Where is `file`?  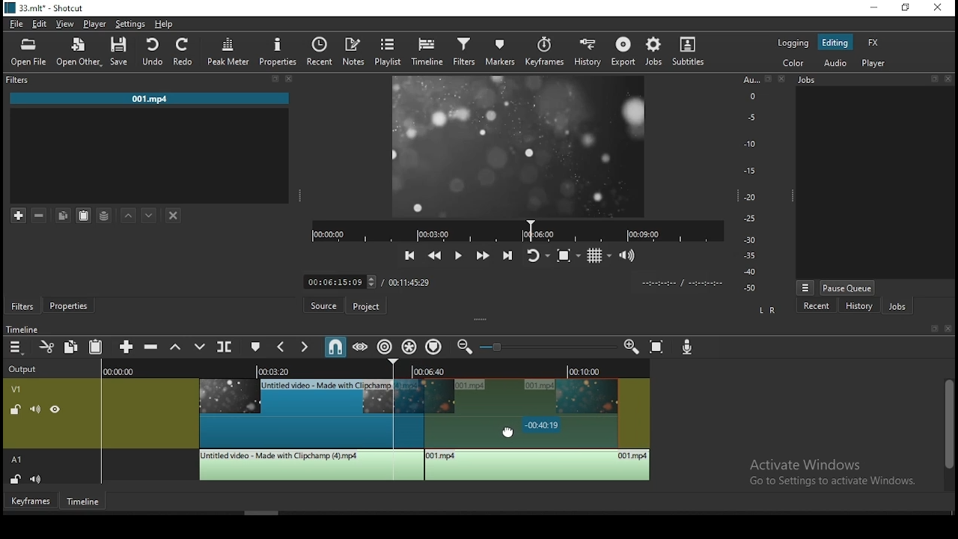 file is located at coordinates (17, 24).